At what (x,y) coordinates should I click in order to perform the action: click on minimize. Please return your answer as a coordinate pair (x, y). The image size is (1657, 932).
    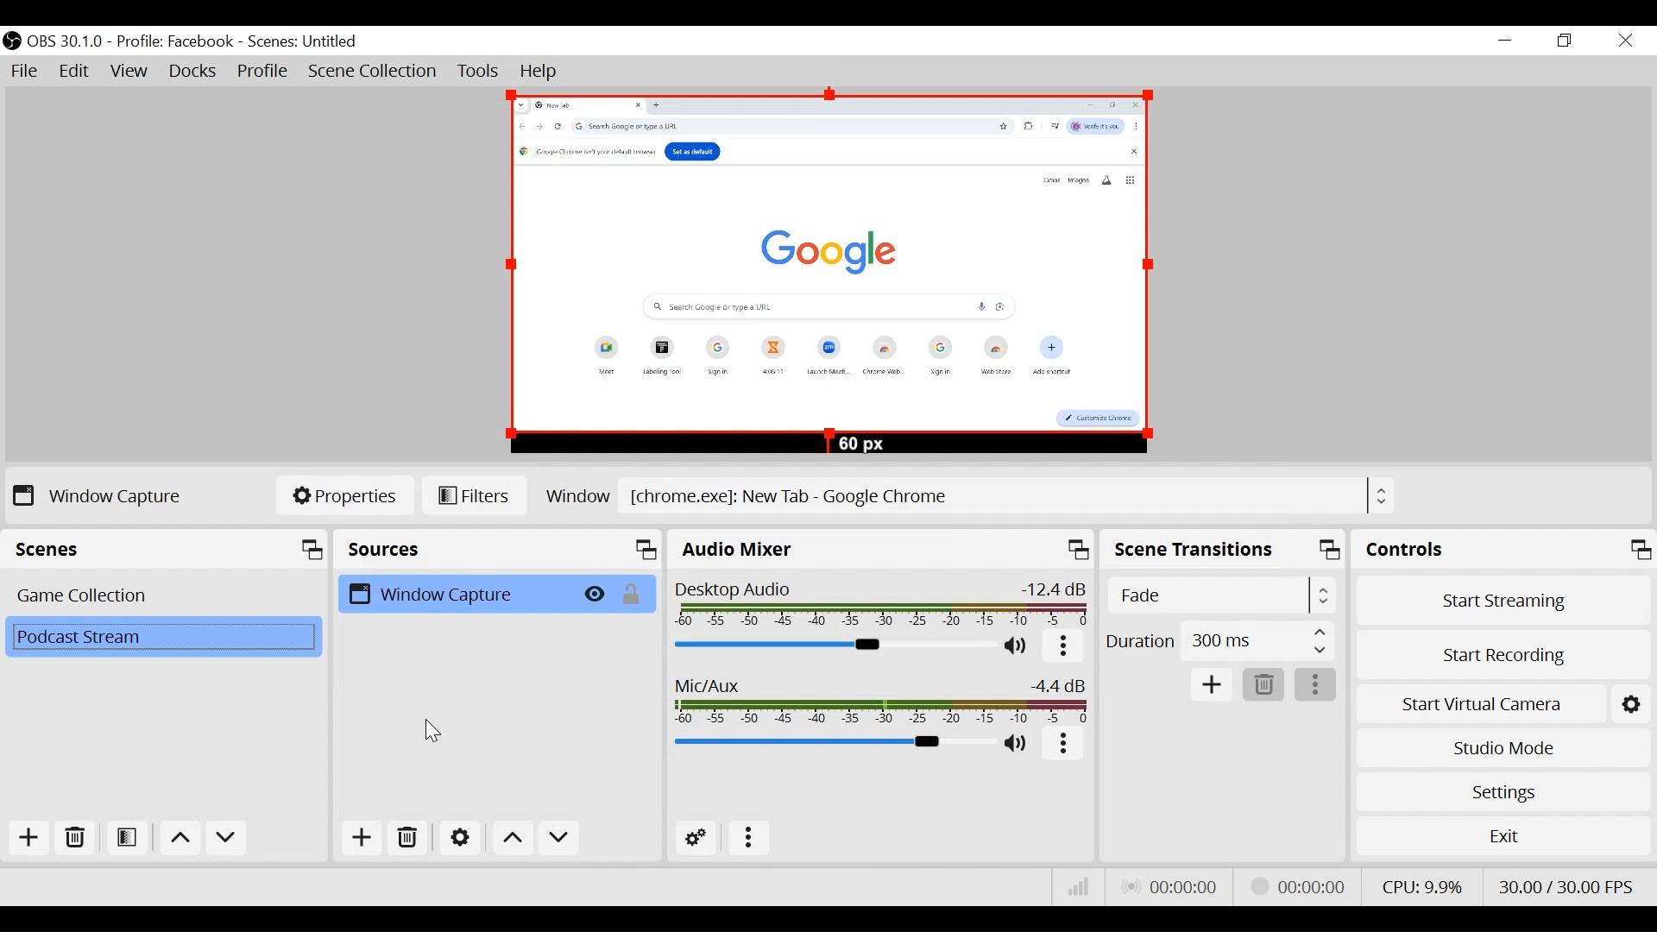
    Looking at the image, I should click on (1504, 41).